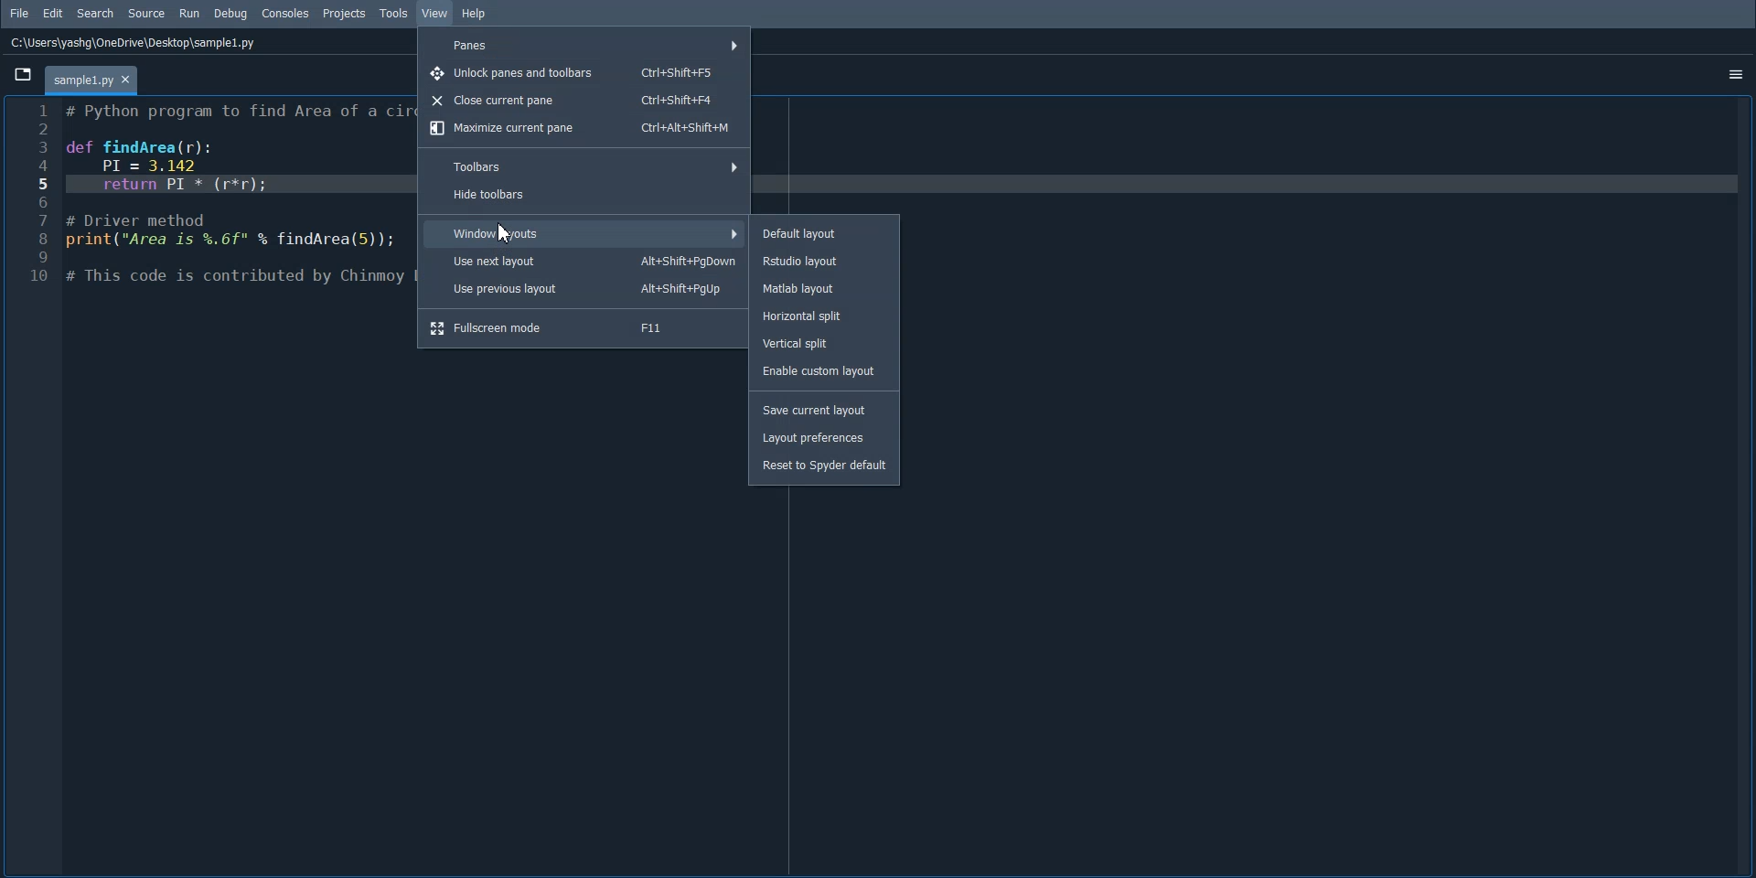 Image resolution: width=1756 pixels, height=878 pixels. Describe the element at coordinates (189, 13) in the screenshot. I see `Run` at that location.